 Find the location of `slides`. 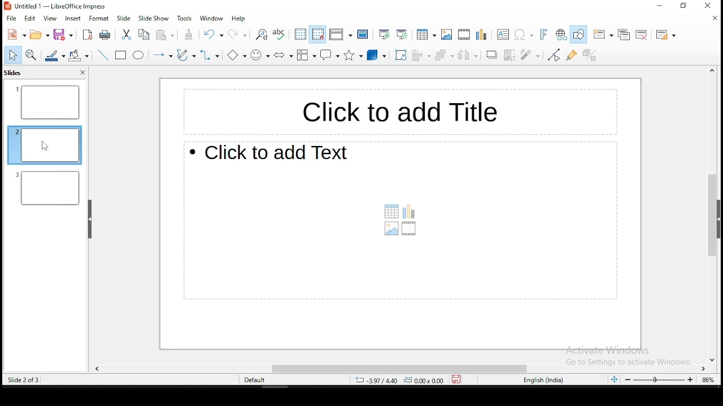

slides is located at coordinates (14, 74).